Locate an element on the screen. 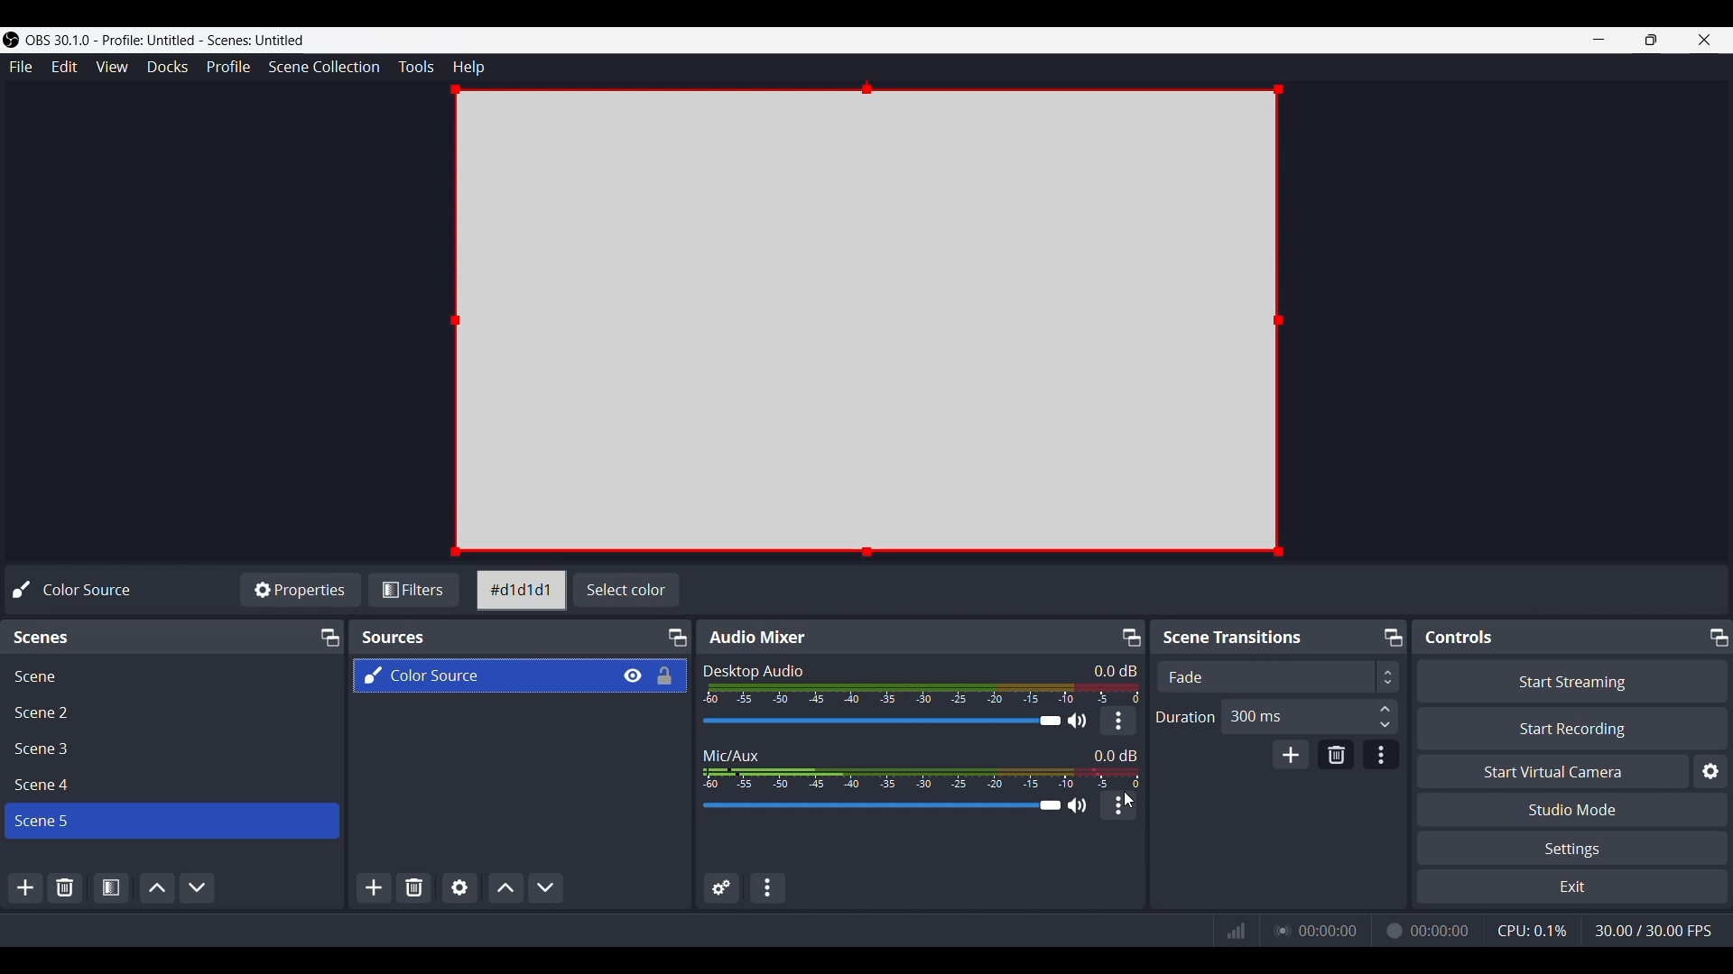 Image resolution: width=1733 pixels, height=974 pixels. Add Sources is located at coordinates (372, 887).